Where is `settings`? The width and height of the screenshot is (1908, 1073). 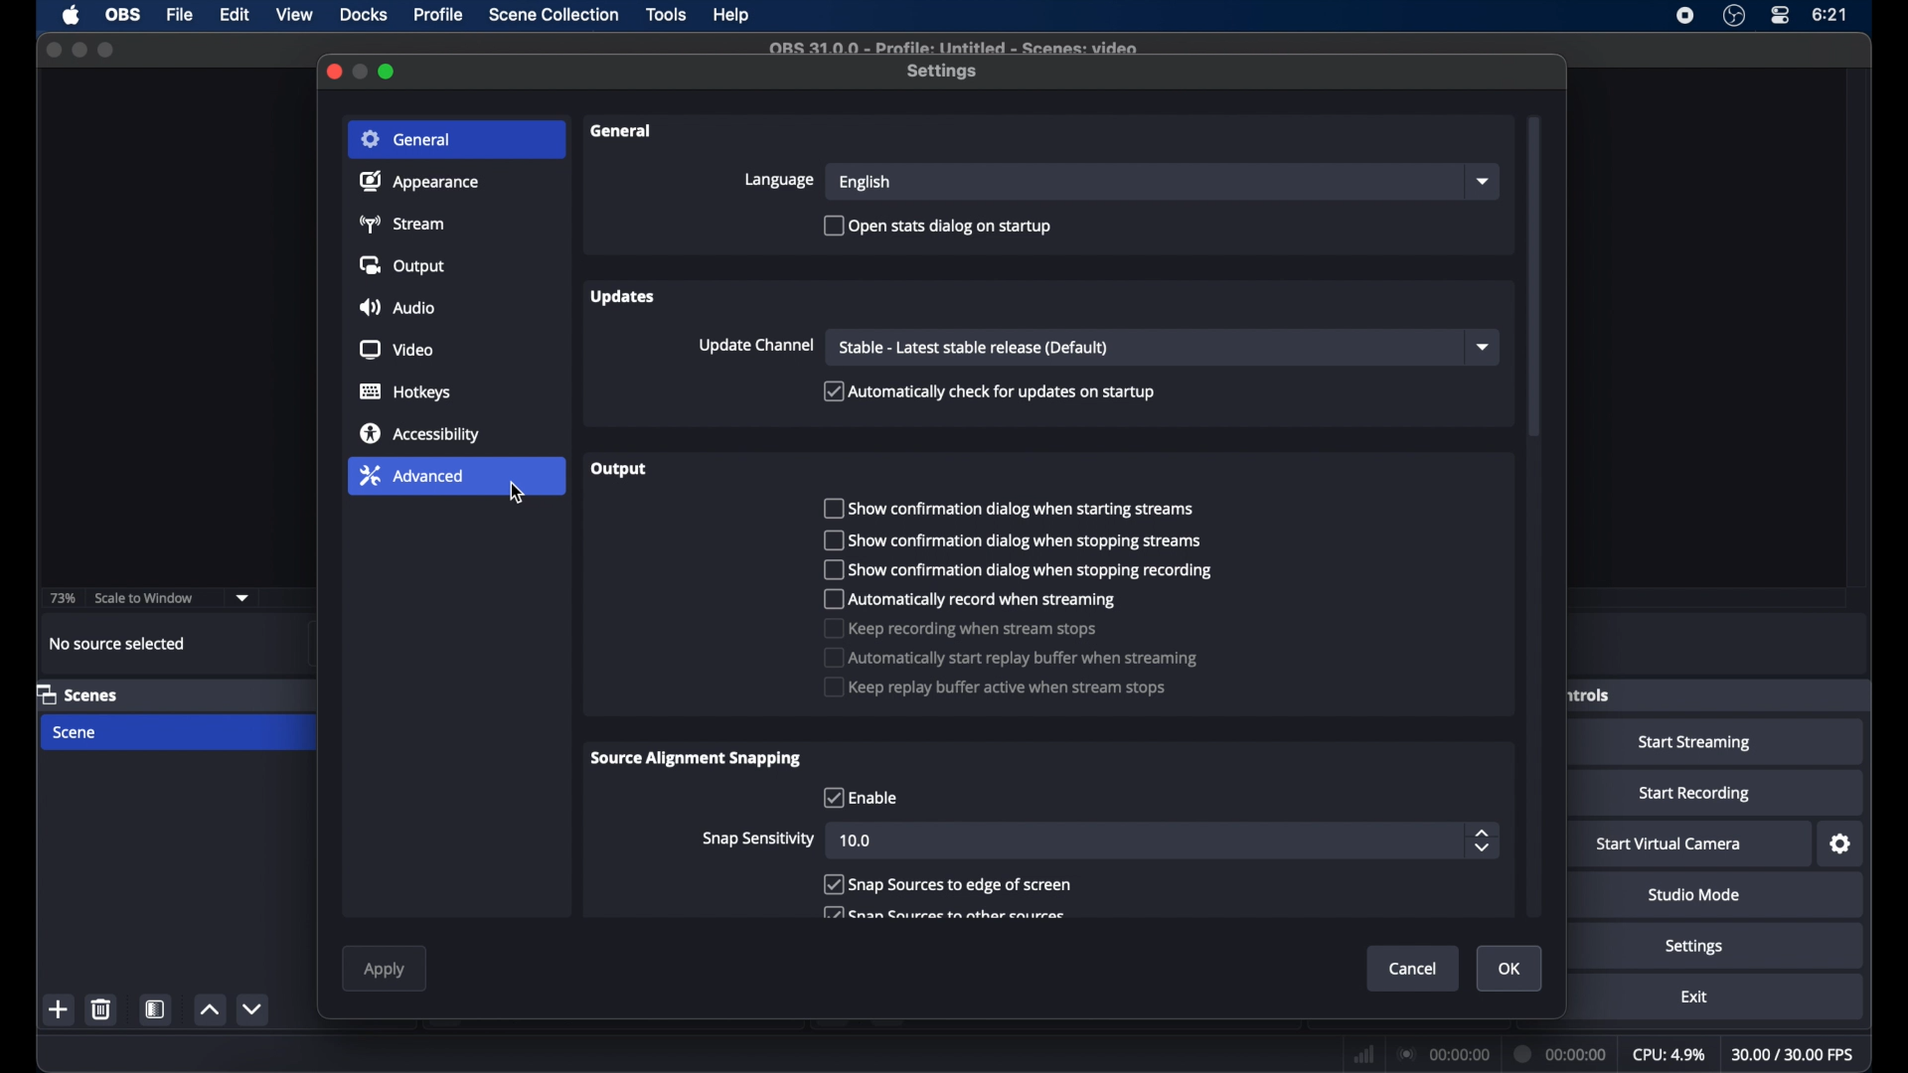 settings is located at coordinates (1841, 844).